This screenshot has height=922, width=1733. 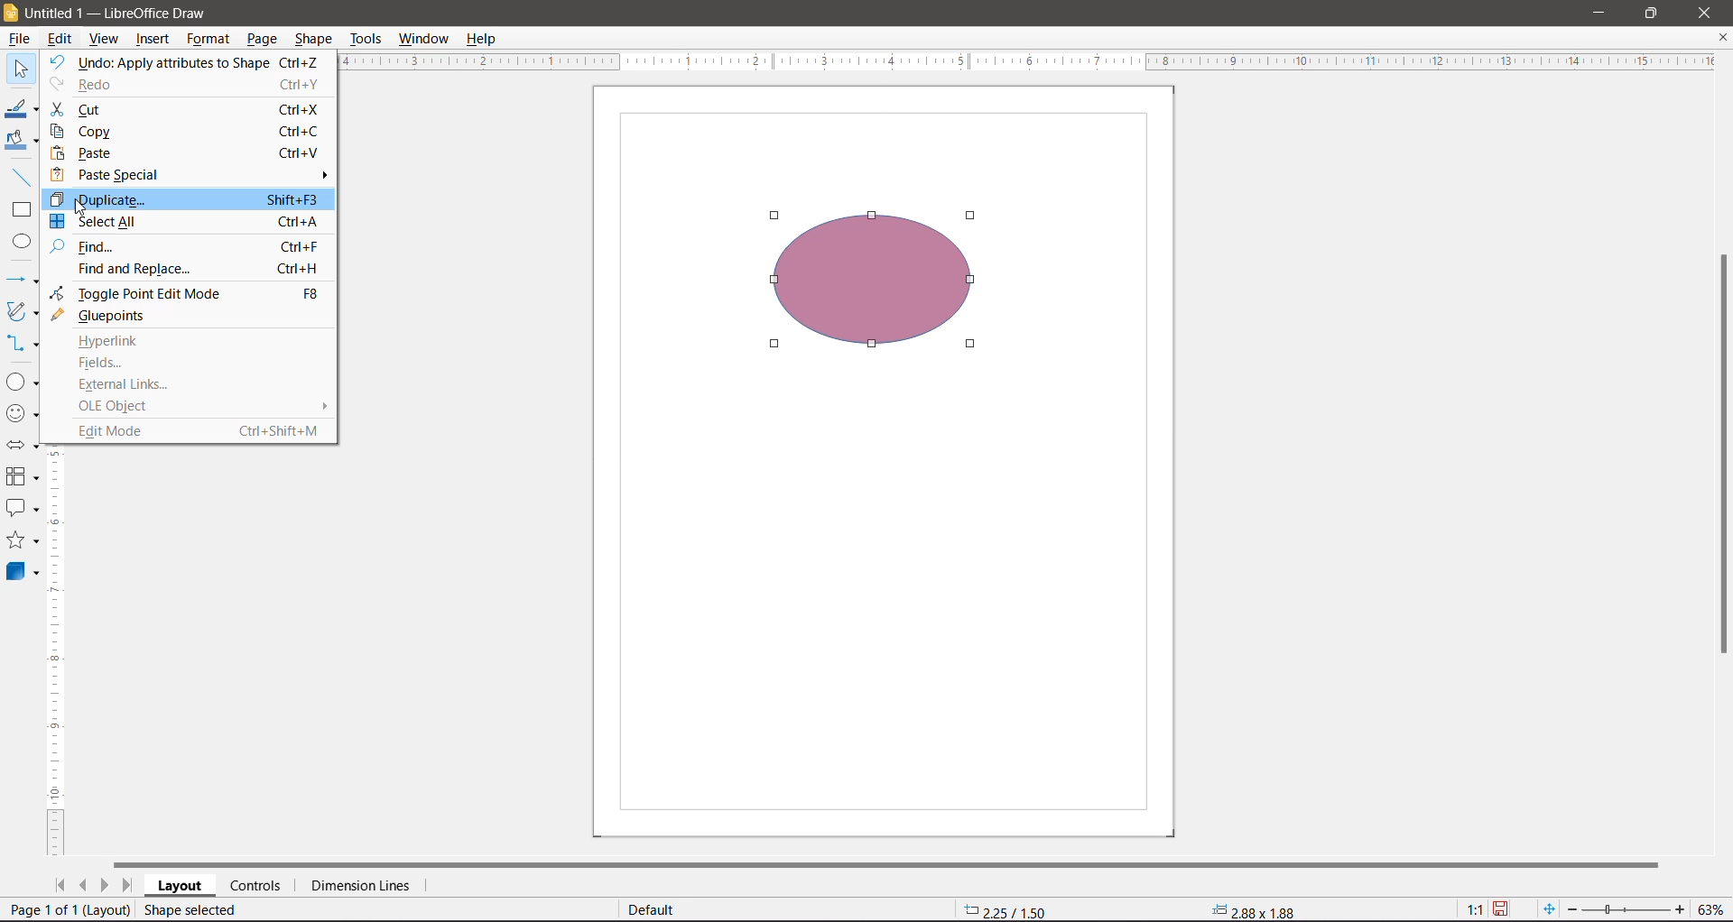 I want to click on Window, so click(x=425, y=39).